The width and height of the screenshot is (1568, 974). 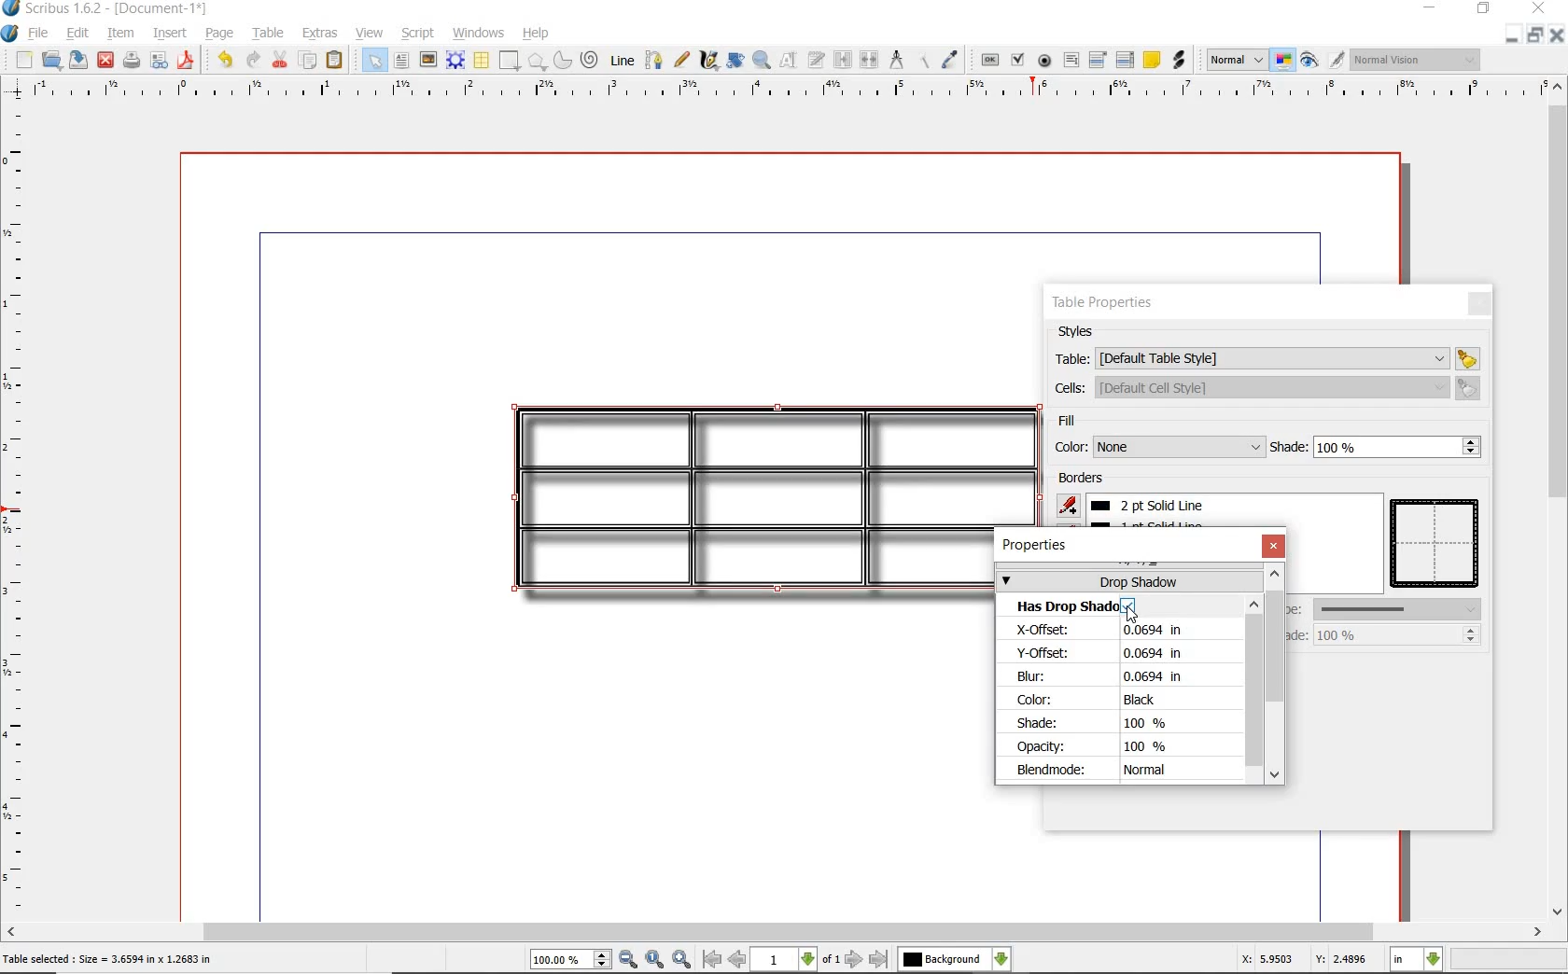 I want to click on freehand line, so click(x=682, y=62).